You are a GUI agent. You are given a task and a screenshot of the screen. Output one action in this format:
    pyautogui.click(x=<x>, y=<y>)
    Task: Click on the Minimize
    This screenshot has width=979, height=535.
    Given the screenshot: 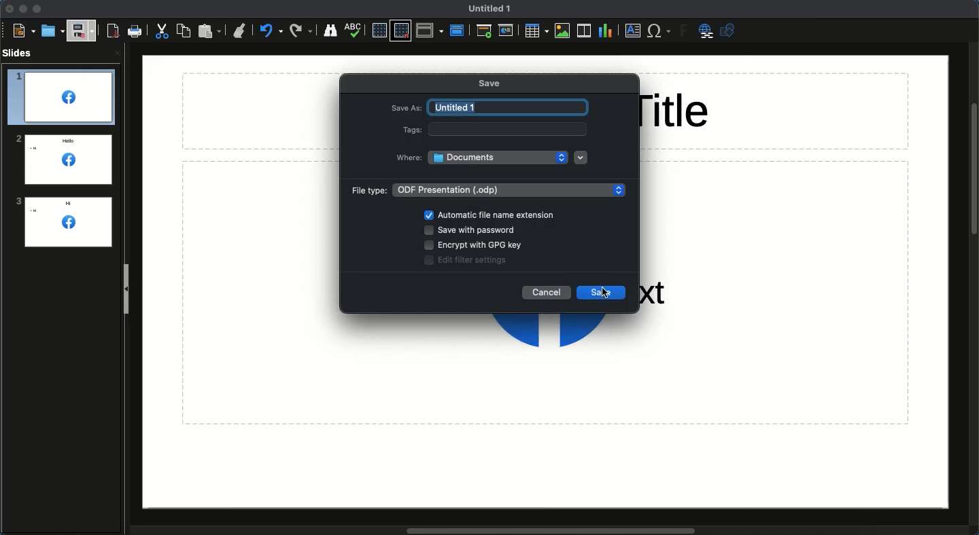 What is the action you would take?
    pyautogui.click(x=22, y=9)
    